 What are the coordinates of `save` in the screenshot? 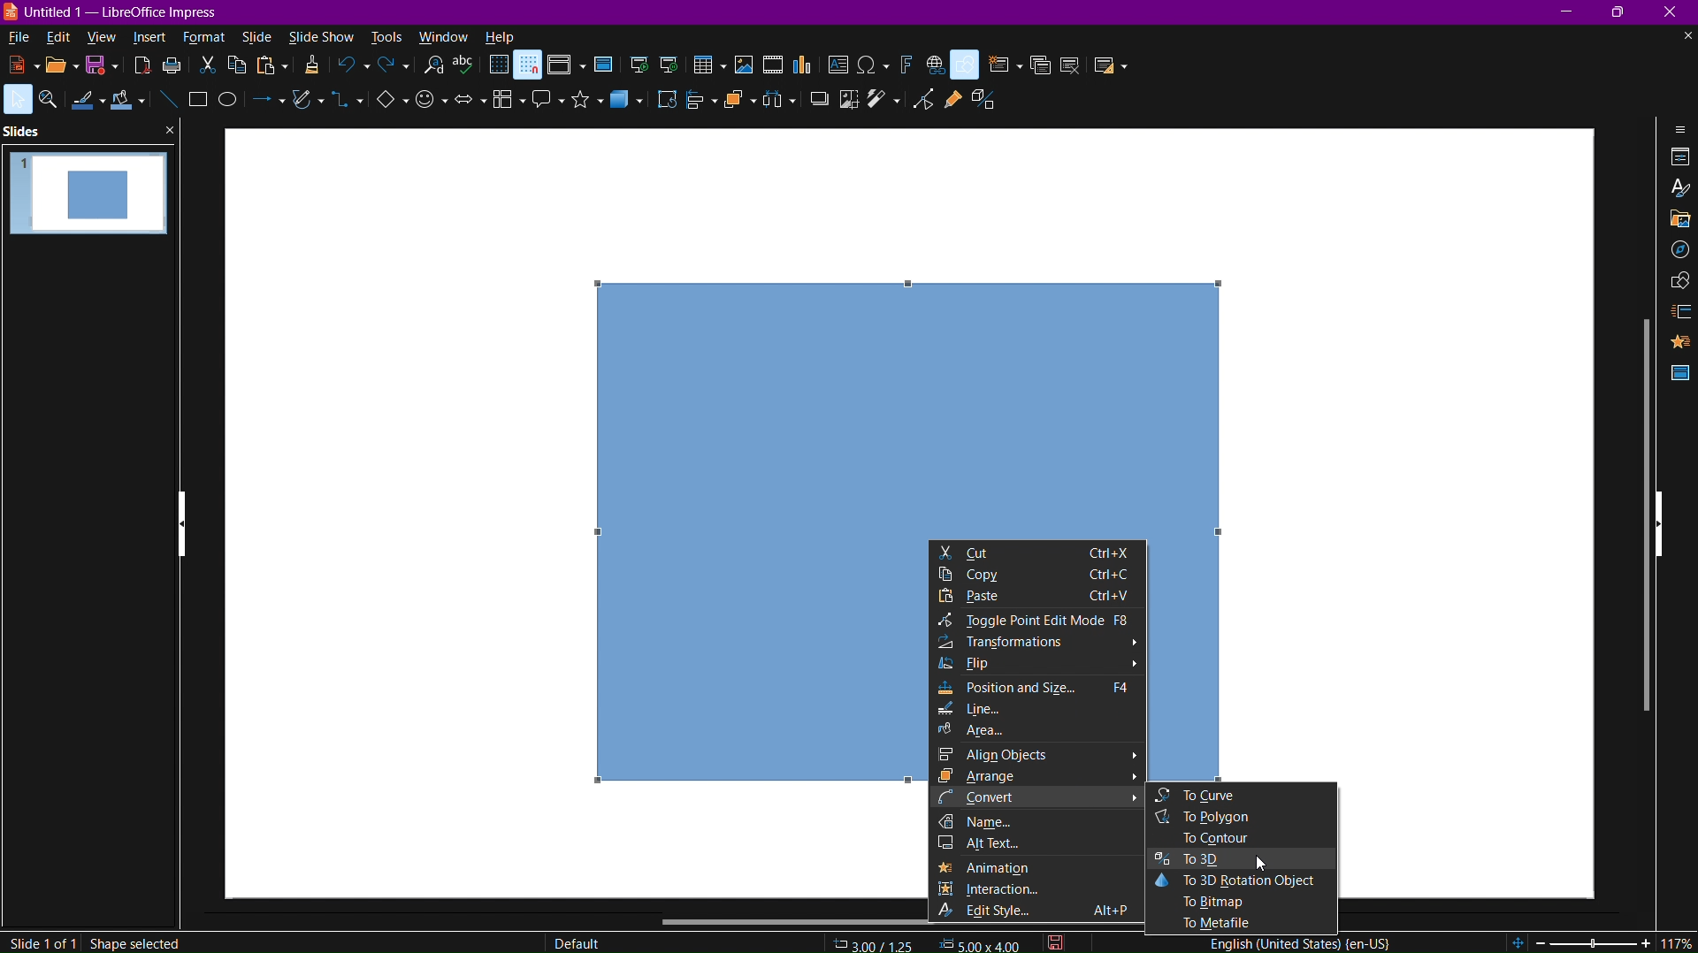 It's located at (104, 70).